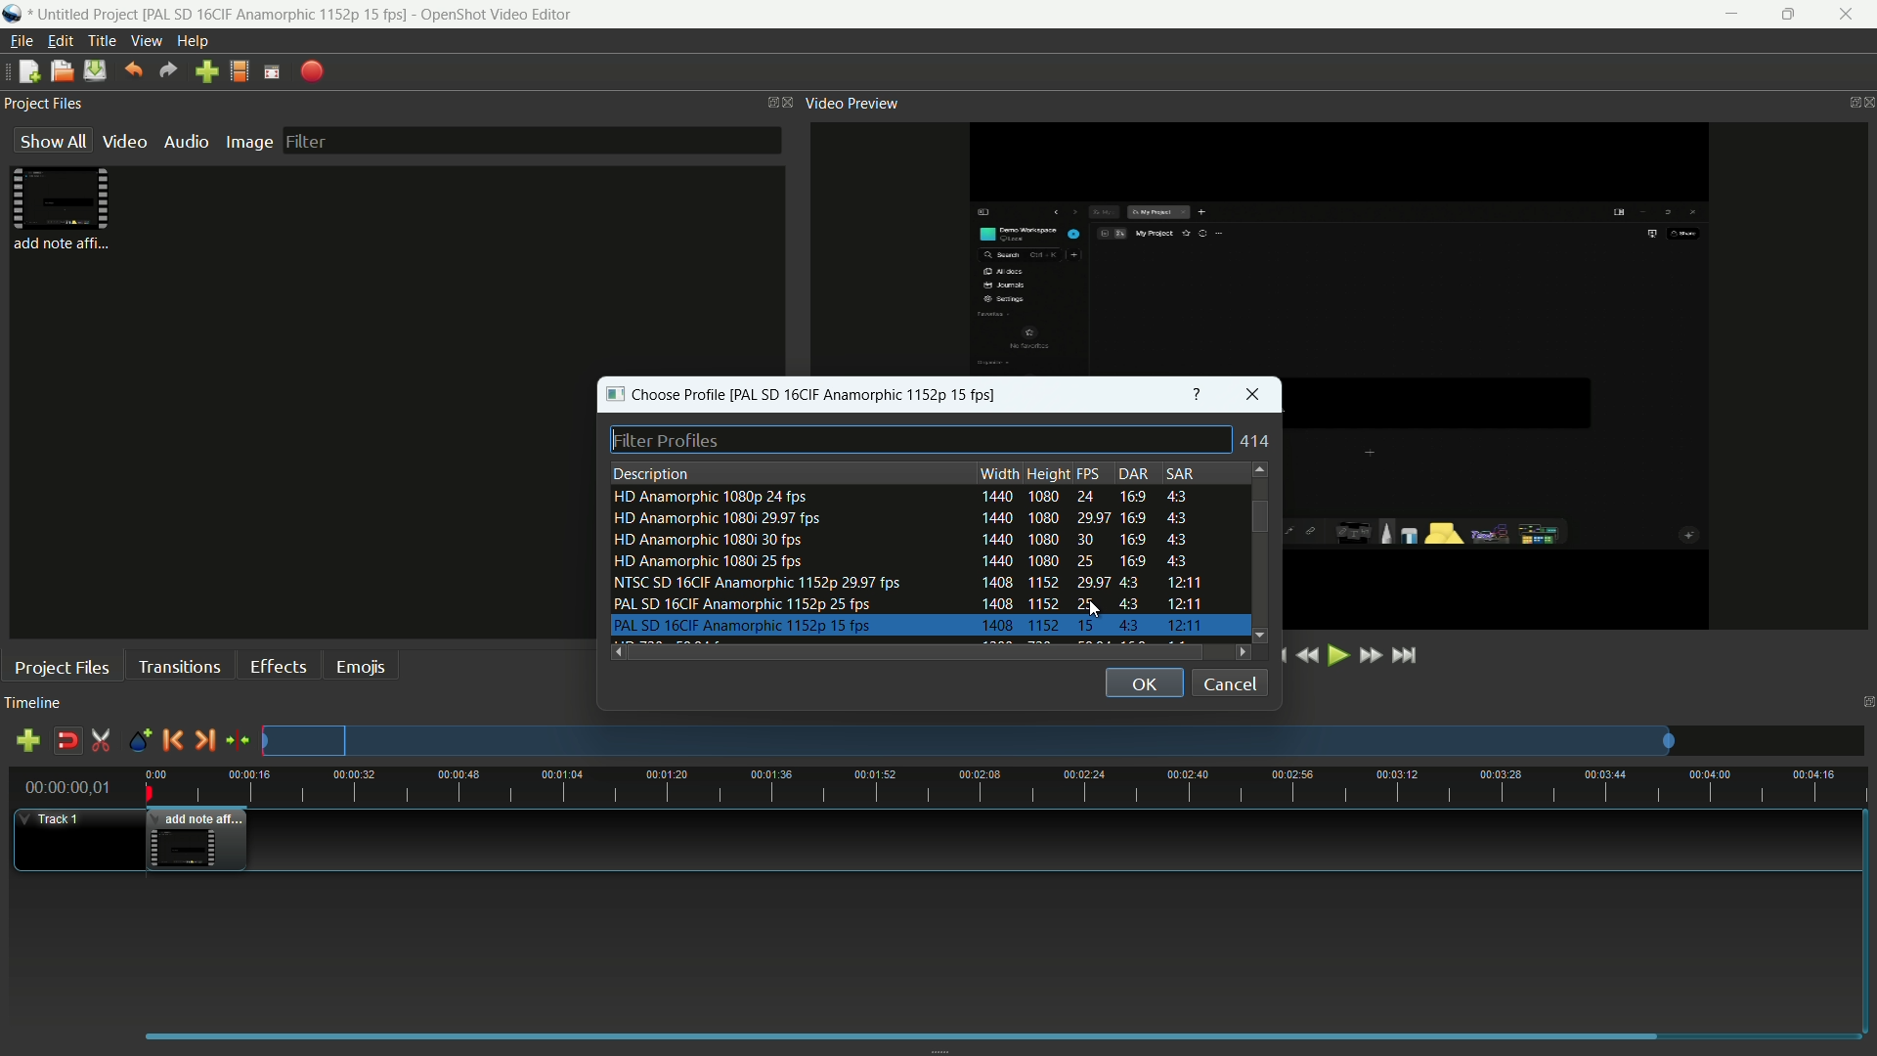 The image size is (1877, 1056). Describe the element at coordinates (500, 15) in the screenshot. I see `app name` at that location.